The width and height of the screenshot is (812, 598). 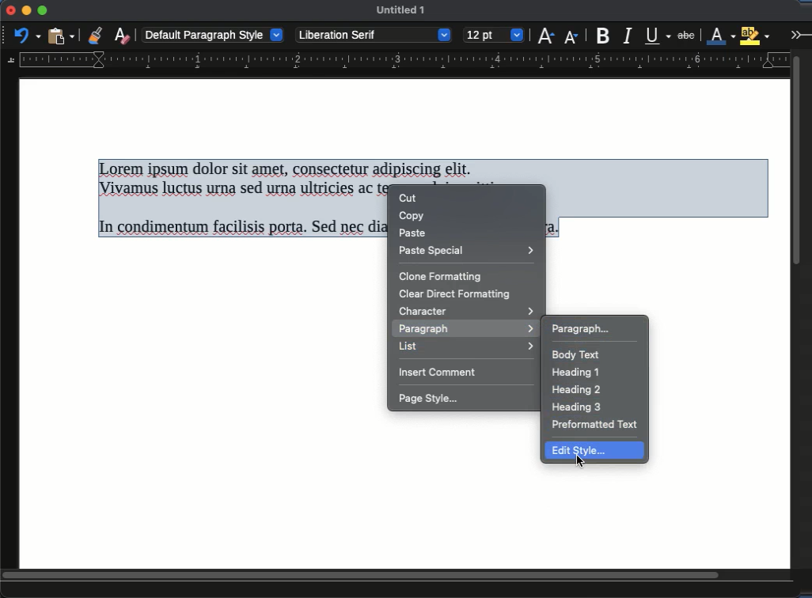 What do you see at coordinates (431, 400) in the screenshot?
I see `page style ` at bounding box center [431, 400].